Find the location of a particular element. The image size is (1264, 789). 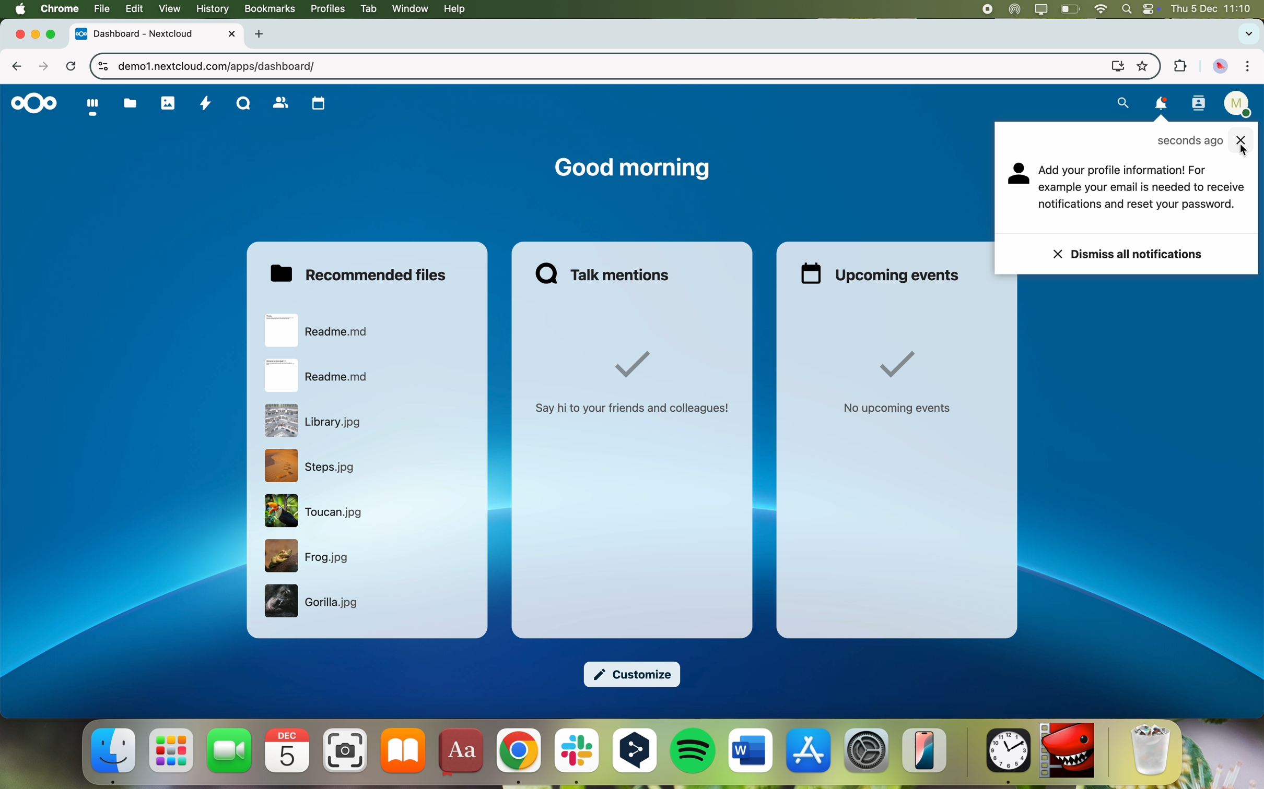

user profile is located at coordinates (1239, 106).